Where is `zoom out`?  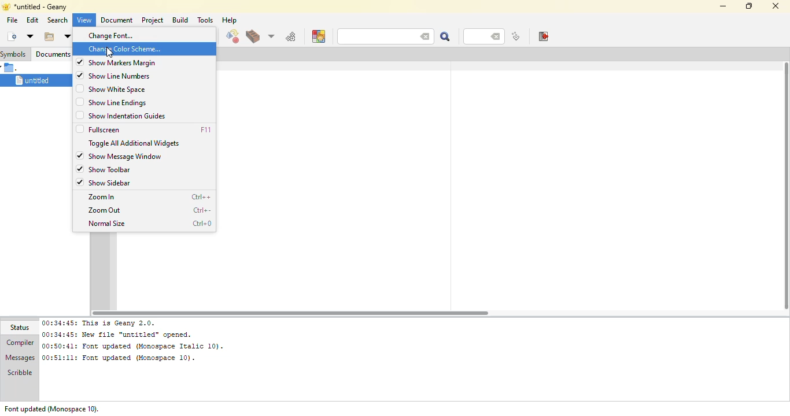
zoom out is located at coordinates (106, 210).